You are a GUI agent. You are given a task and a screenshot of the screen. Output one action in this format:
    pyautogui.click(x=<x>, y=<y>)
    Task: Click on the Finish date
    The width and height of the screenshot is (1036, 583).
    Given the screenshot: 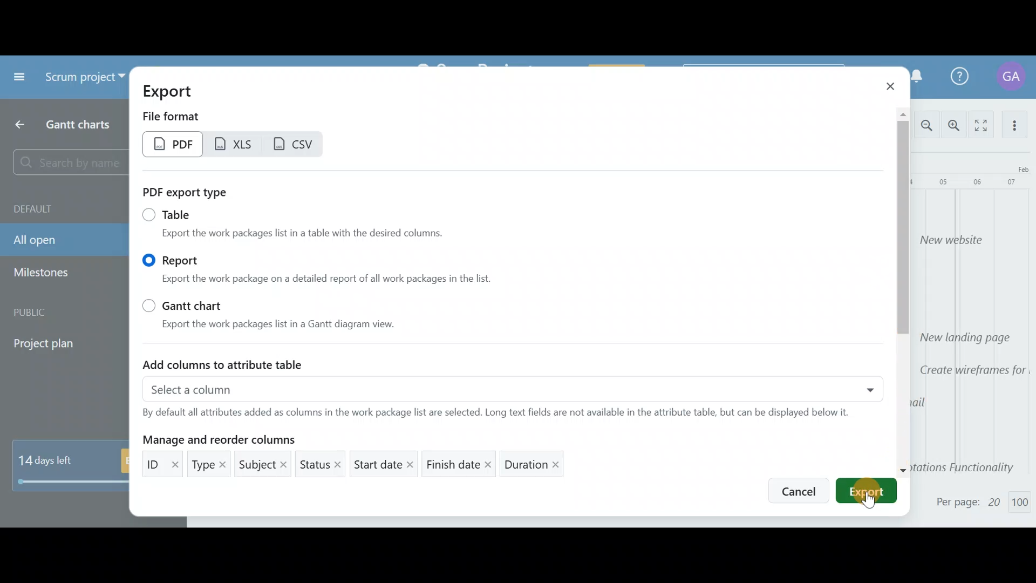 What is the action you would take?
    pyautogui.click(x=457, y=464)
    